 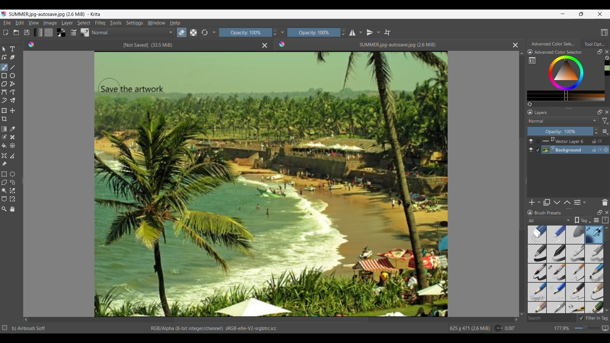 What do you see at coordinates (387, 32) in the screenshot?
I see `Wrap around mode` at bounding box center [387, 32].